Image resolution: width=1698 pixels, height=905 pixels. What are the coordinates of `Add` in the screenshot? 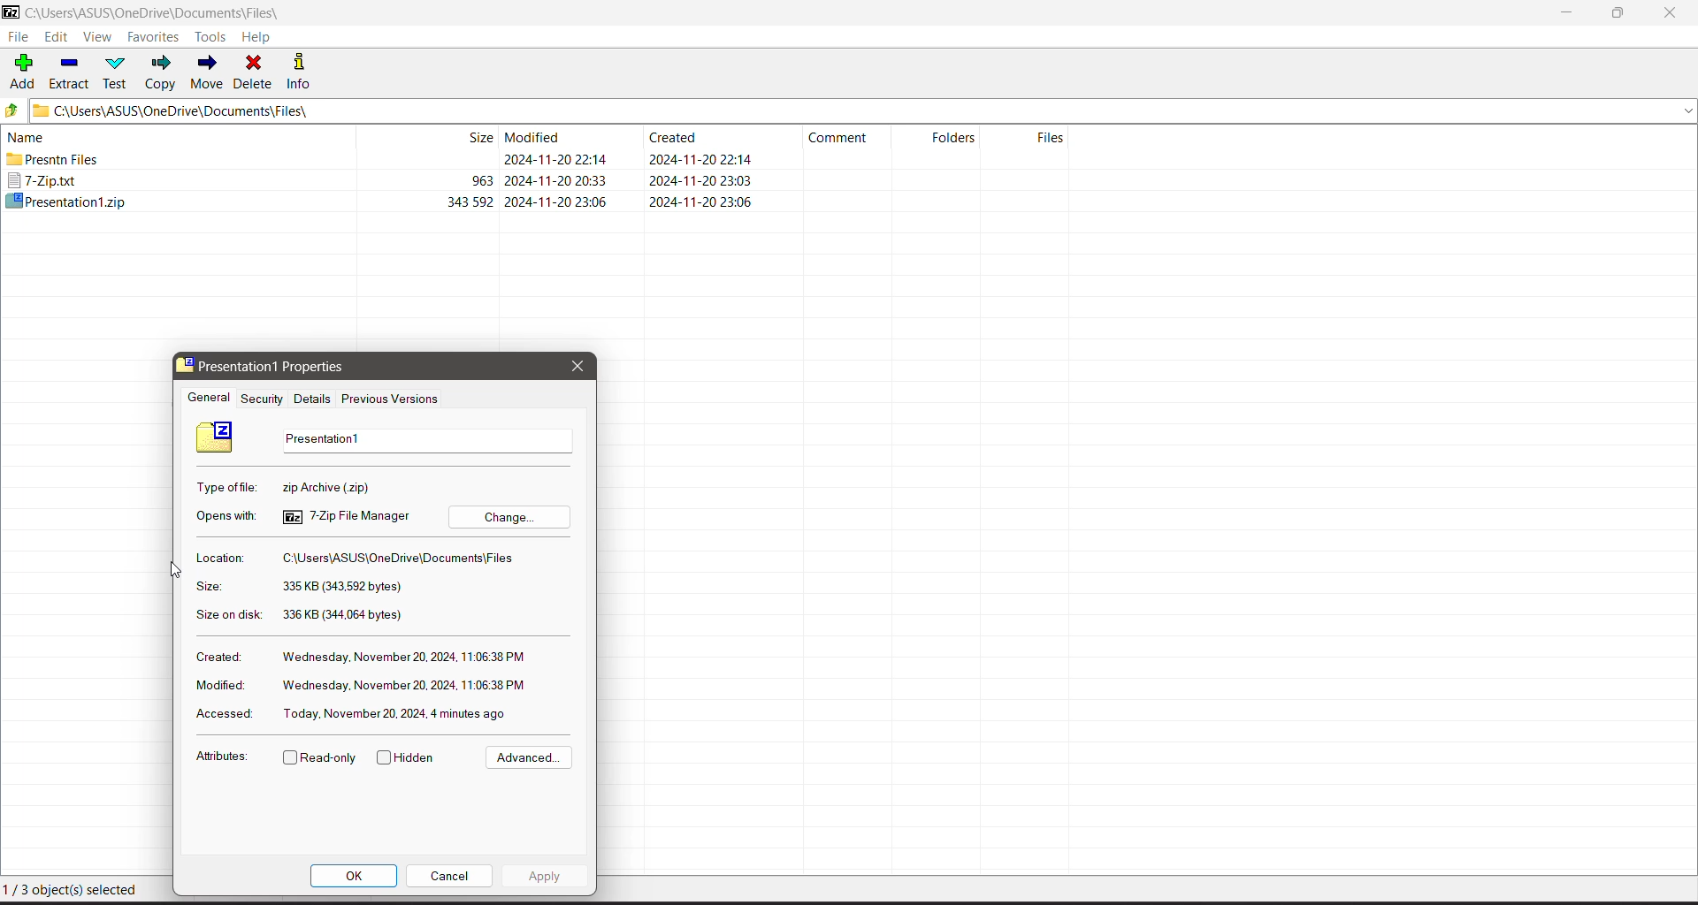 It's located at (23, 70).